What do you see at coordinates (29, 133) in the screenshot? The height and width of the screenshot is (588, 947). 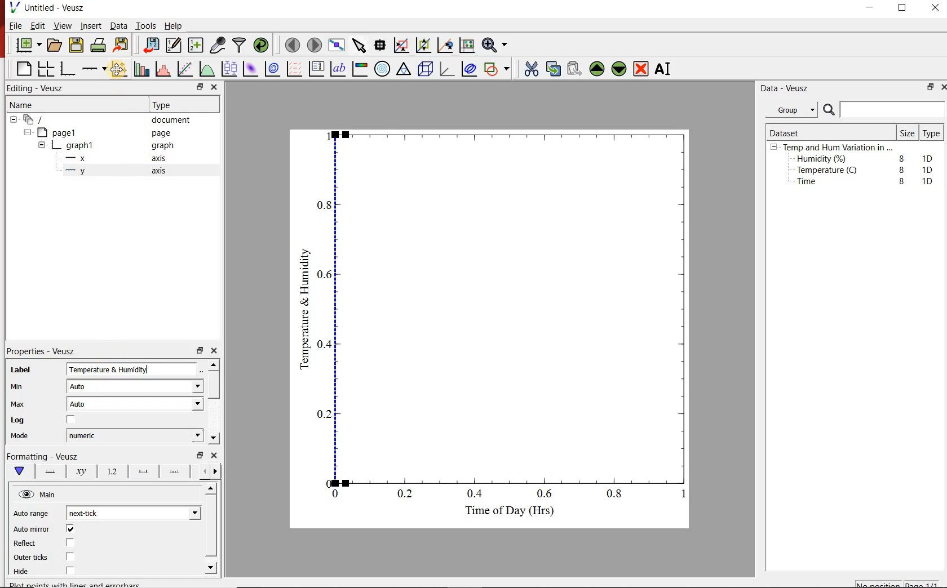 I see `hide sub menu` at bounding box center [29, 133].